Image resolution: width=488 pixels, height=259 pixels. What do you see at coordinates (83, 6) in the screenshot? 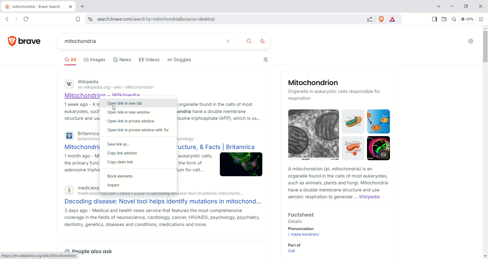
I see `new tab` at bounding box center [83, 6].